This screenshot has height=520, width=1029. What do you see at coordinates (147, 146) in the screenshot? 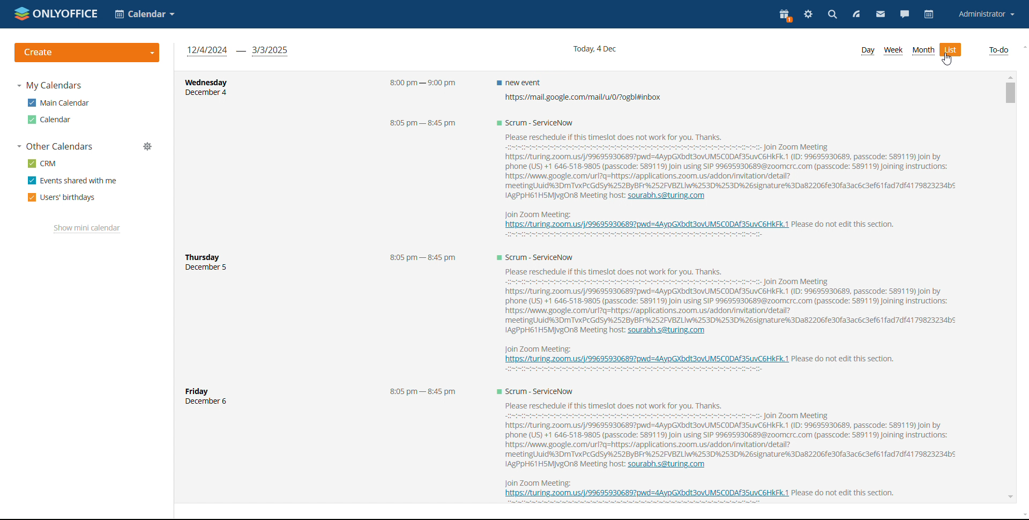
I see `manage` at bounding box center [147, 146].